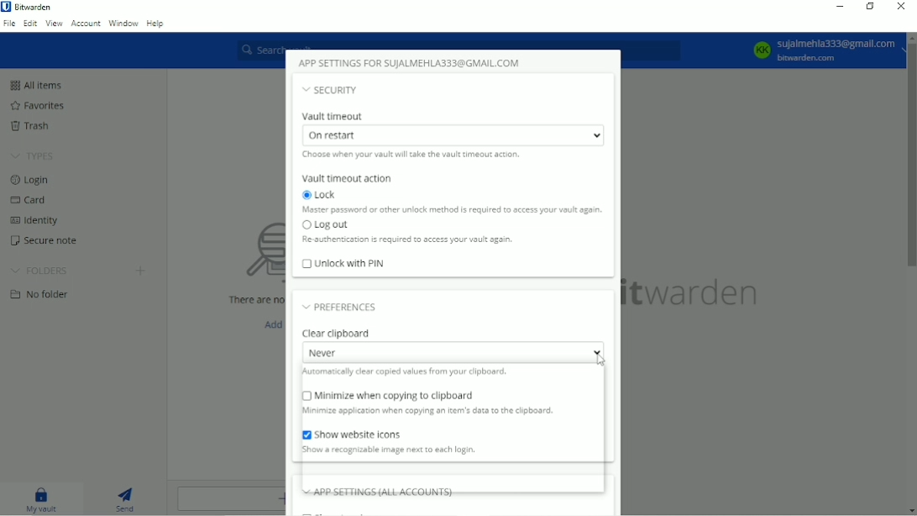  Describe the element at coordinates (345, 265) in the screenshot. I see `Unlock with PIN` at that location.